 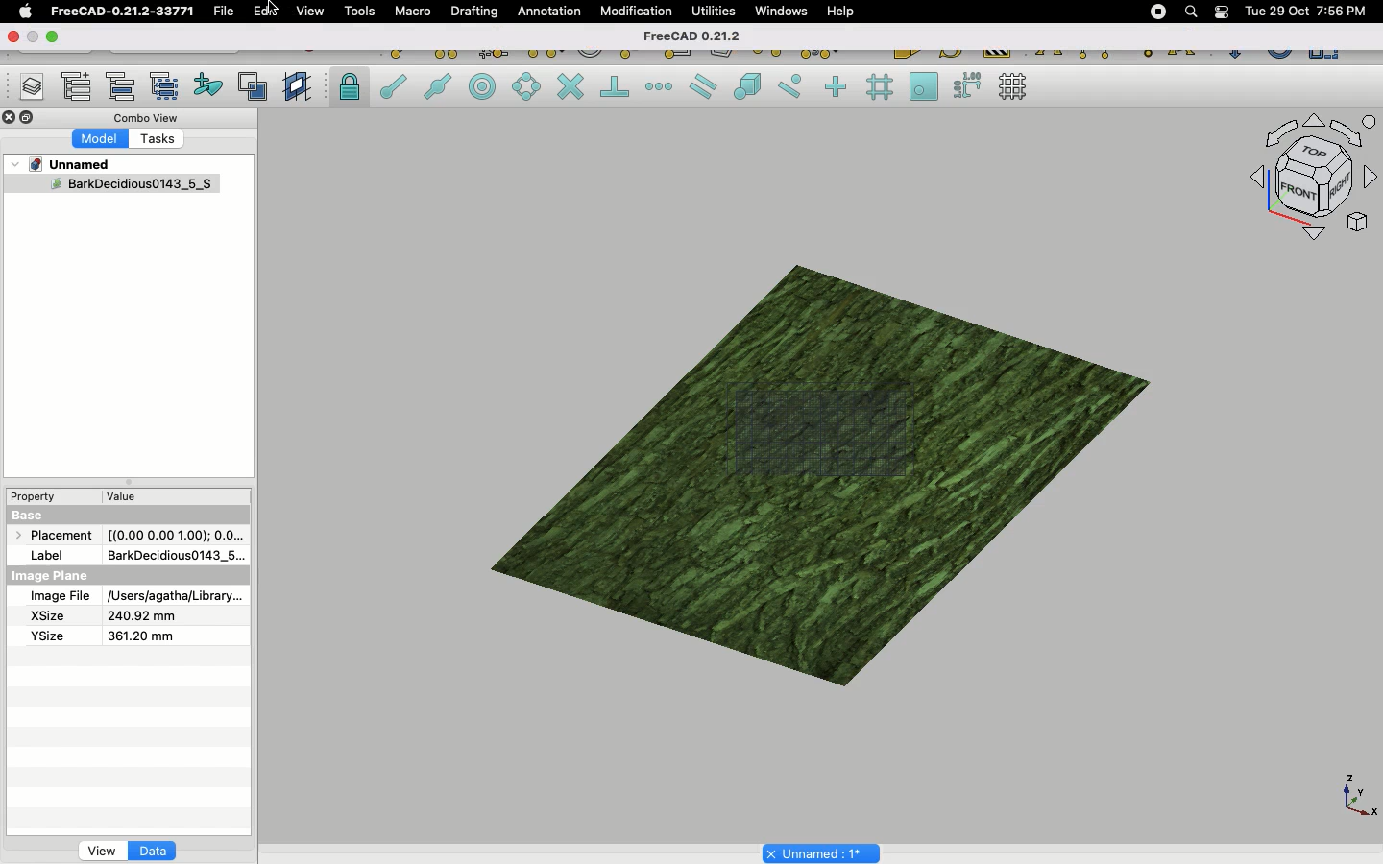 I want to click on 361.20 mm, so click(x=138, y=636).